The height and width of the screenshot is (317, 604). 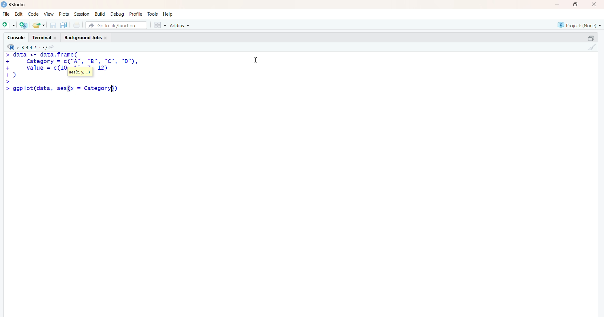 What do you see at coordinates (159, 25) in the screenshot?
I see `grid view` at bounding box center [159, 25].